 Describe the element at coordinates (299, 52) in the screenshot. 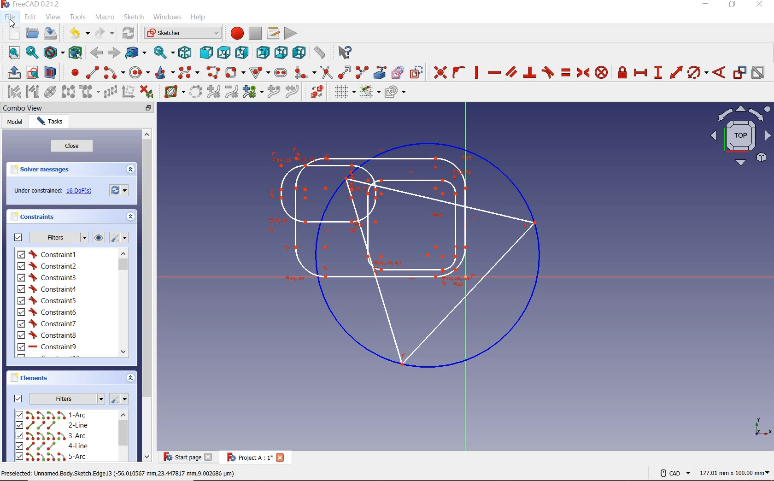

I see `left` at that location.